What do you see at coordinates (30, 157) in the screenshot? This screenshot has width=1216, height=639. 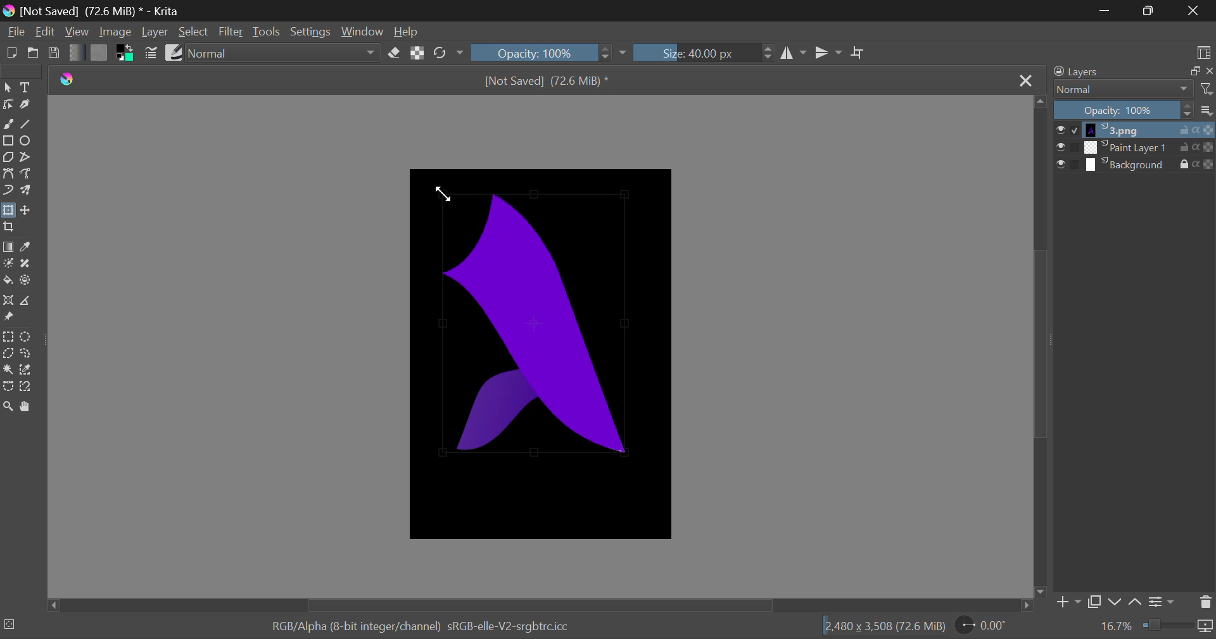 I see `Polyline` at bounding box center [30, 157].